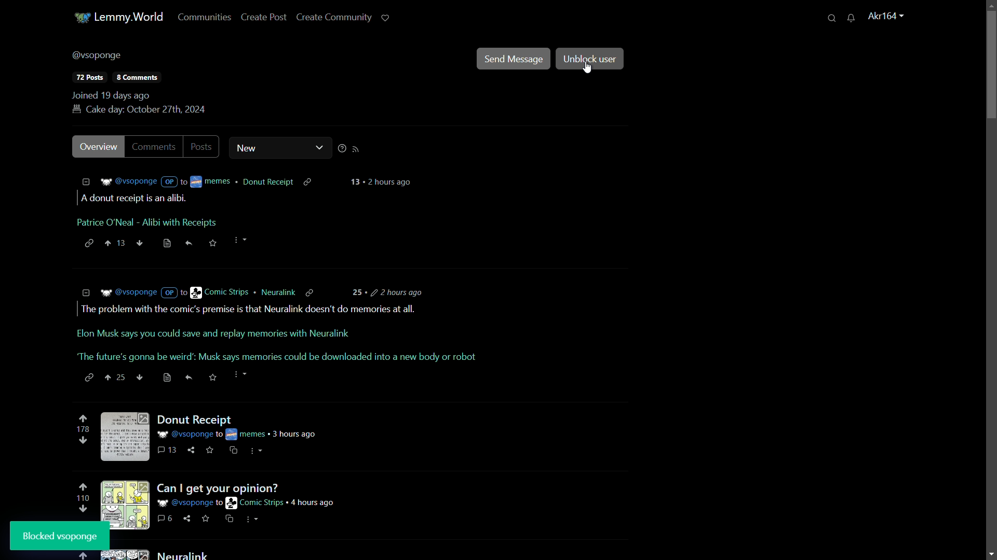 Image resolution: width=997 pixels, height=560 pixels. What do you see at coordinates (213, 378) in the screenshot?
I see `save` at bounding box center [213, 378].